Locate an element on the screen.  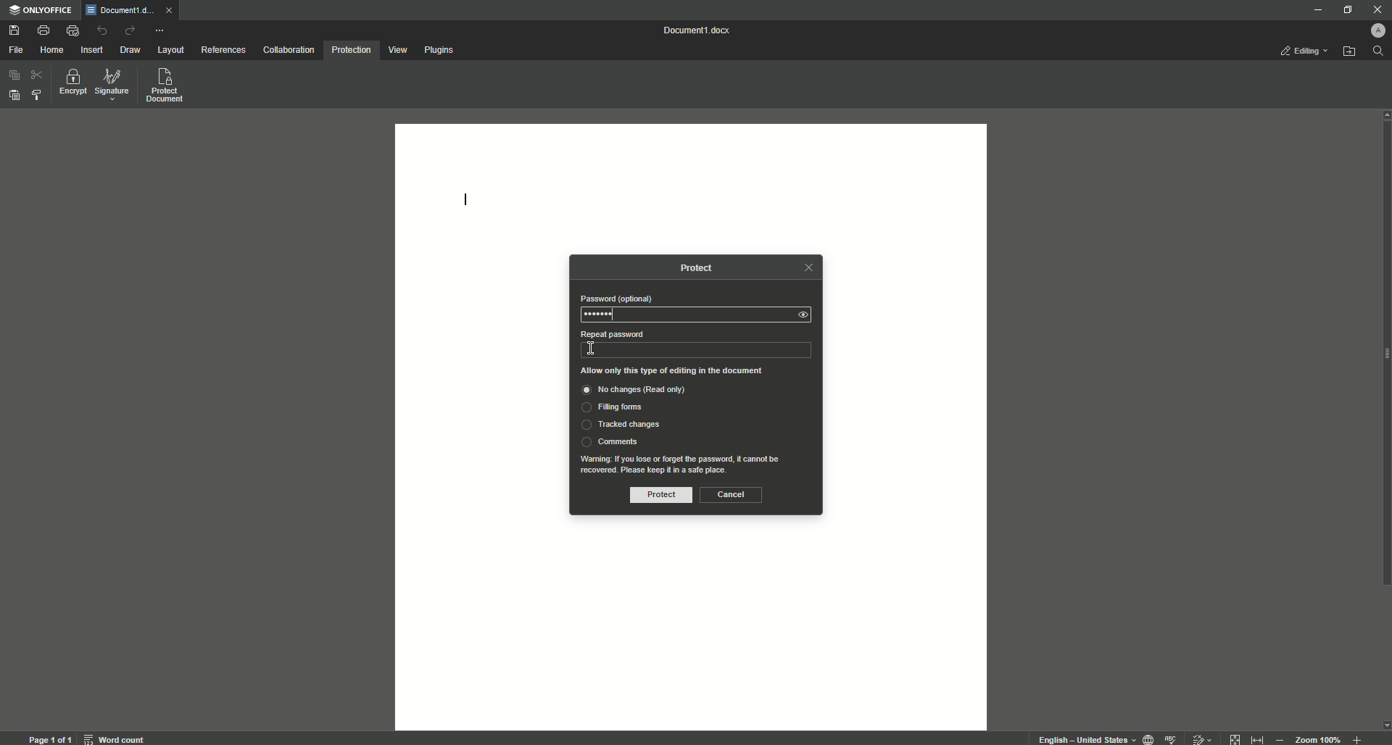
Open file location is located at coordinates (1349, 51).